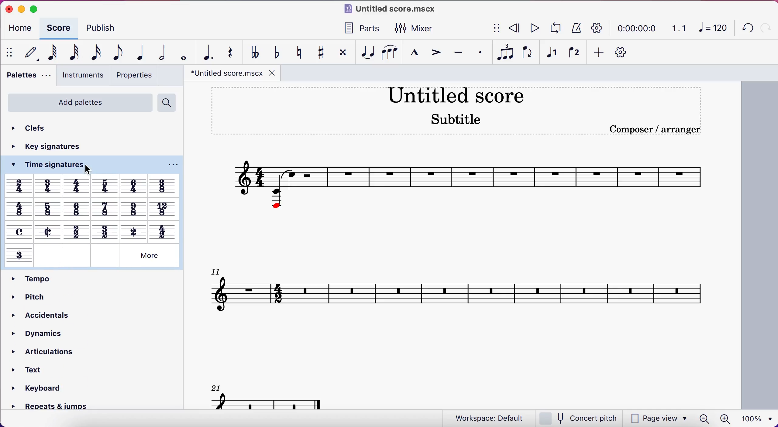  What do you see at coordinates (22, 28) in the screenshot?
I see `home` at bounding box center [22, 28].